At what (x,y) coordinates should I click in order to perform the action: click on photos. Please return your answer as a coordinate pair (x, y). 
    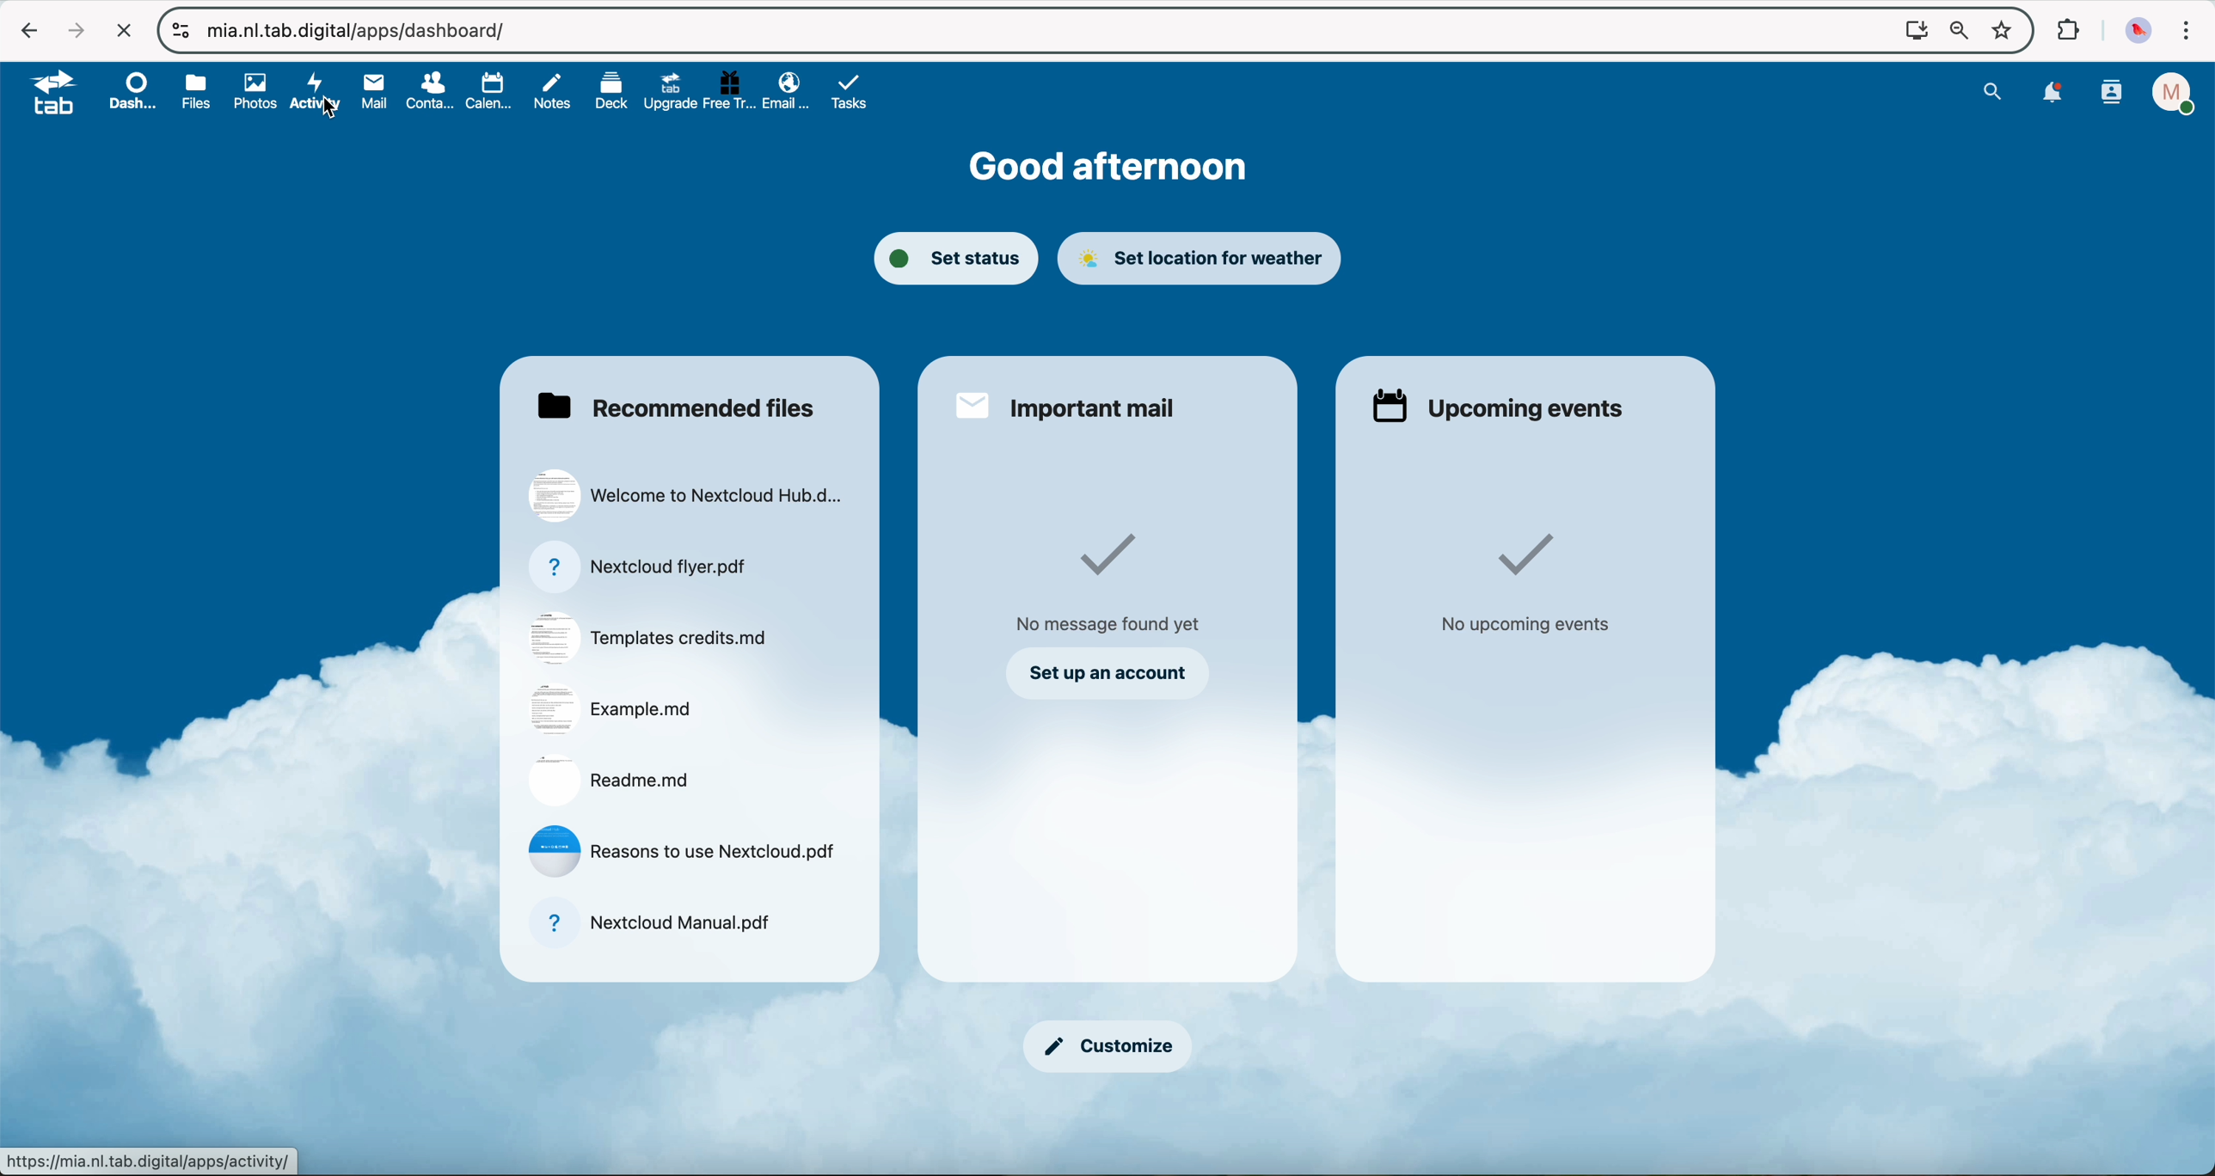
    Looking at the image, I should click on (250, 91).